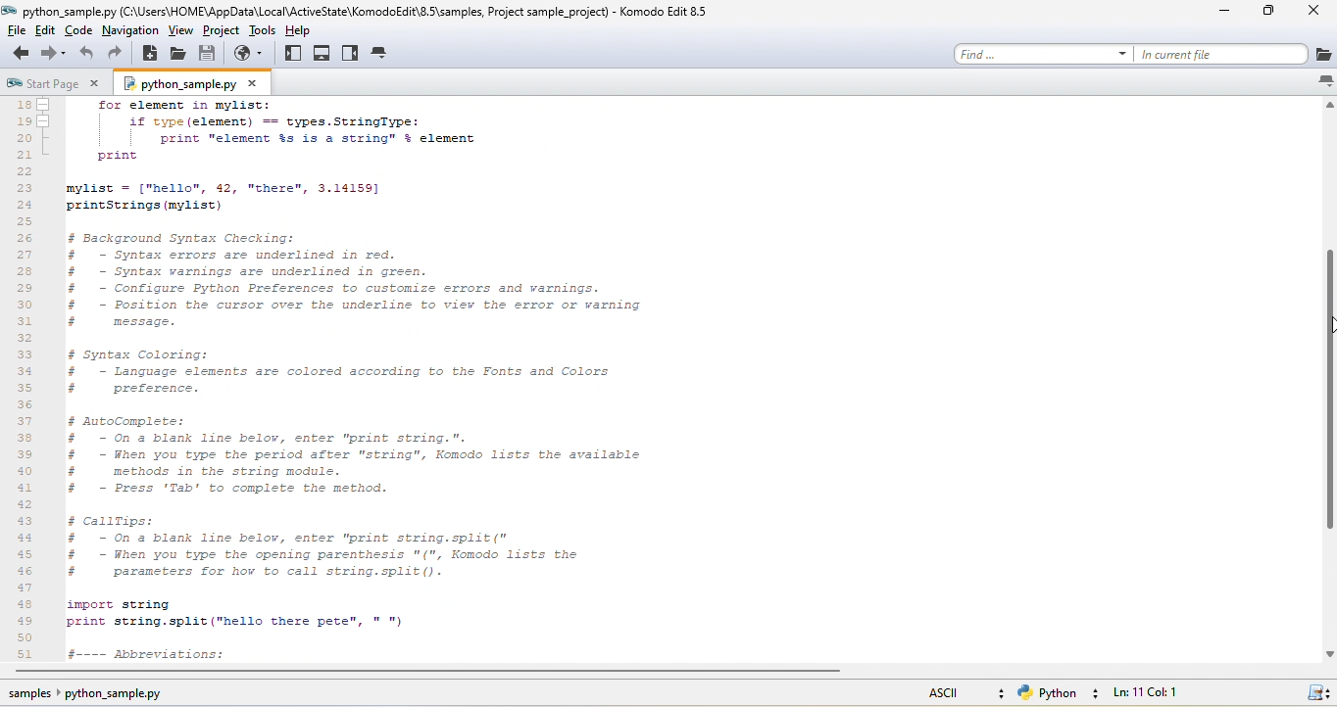  Describe the element at coordinates (180, 30) in the screenshot. I see `view` at that location.